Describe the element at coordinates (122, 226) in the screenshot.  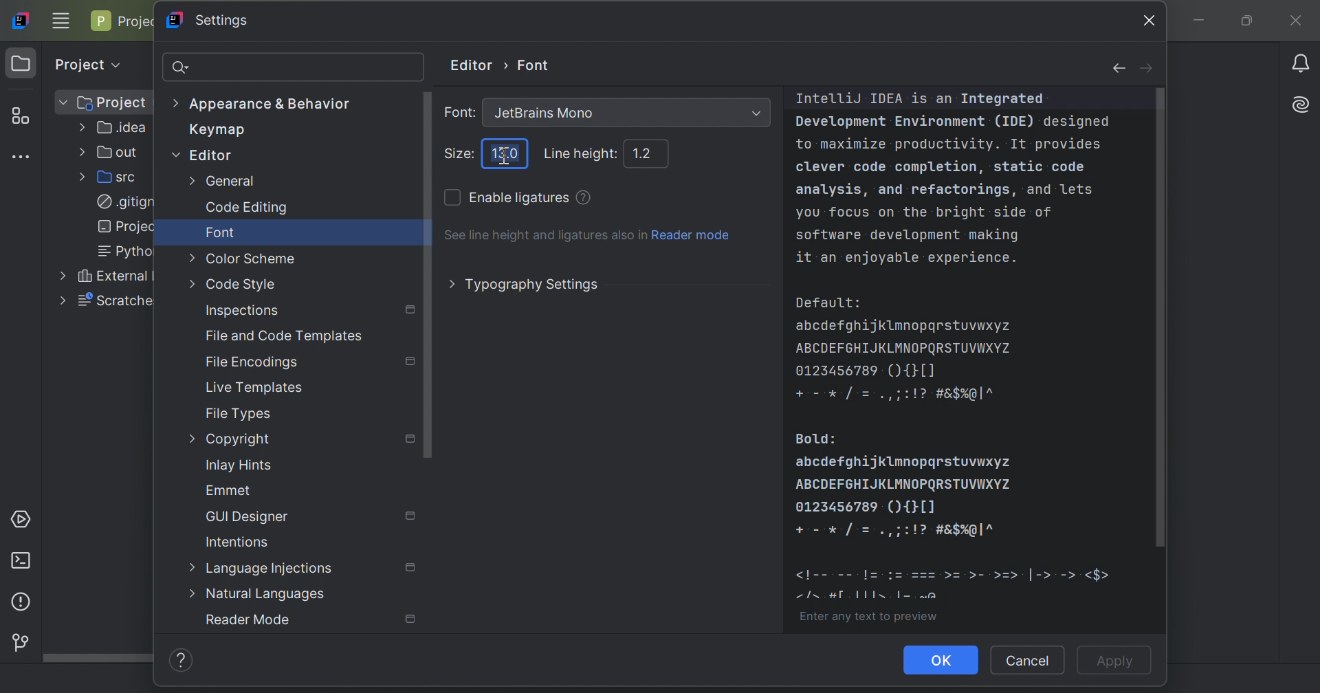
I see `projec` at that location.